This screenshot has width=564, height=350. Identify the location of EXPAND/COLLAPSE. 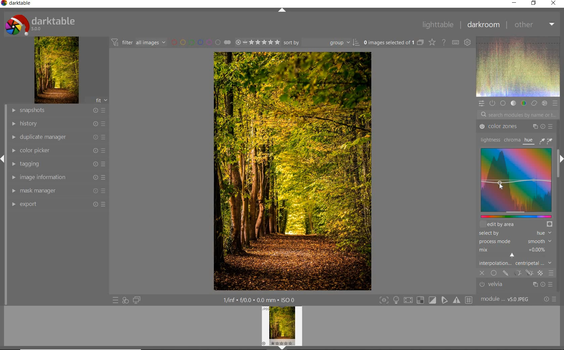
(281, 10).